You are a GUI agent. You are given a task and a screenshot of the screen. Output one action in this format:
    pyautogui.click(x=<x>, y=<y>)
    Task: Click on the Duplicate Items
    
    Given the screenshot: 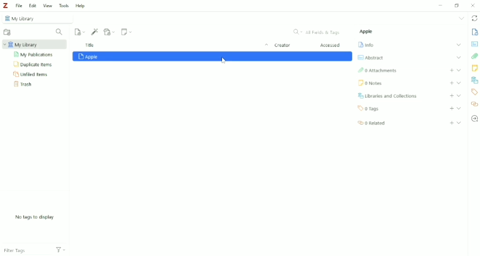 What is the action you would take?
    pyautogui.click(x=34, y=65)
    